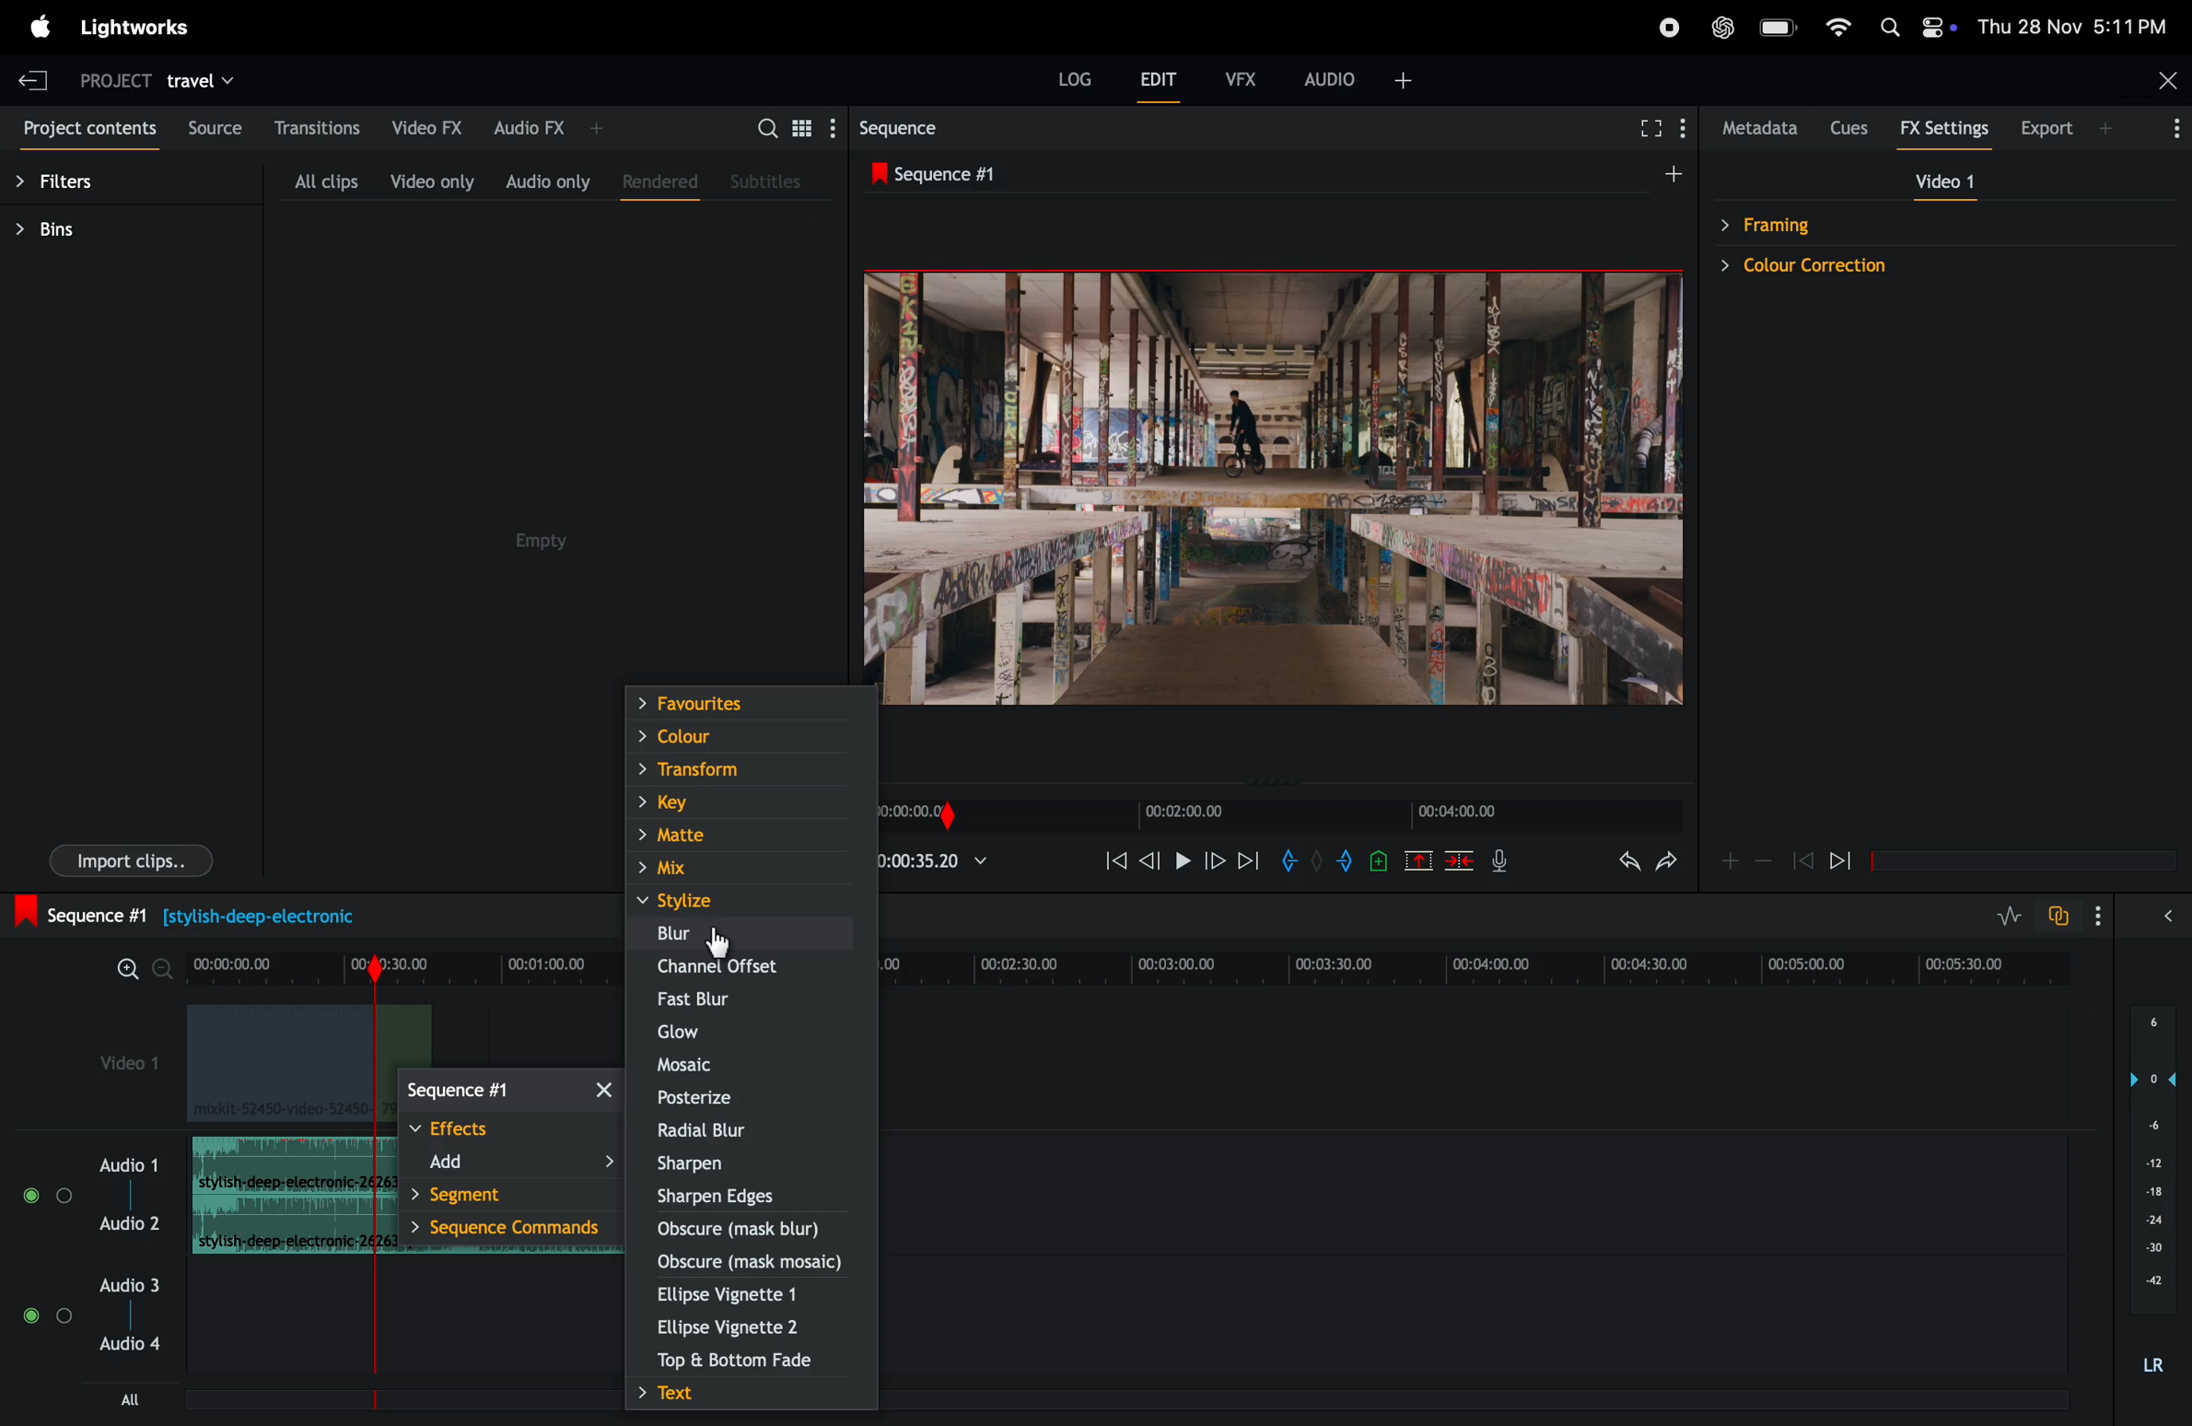 The height and width of the screenshot is (1426, 2192). What do you see at coordinates (65, 1316) in the screenshot?
I see `Toggle` at bounding box center [65, 1316].